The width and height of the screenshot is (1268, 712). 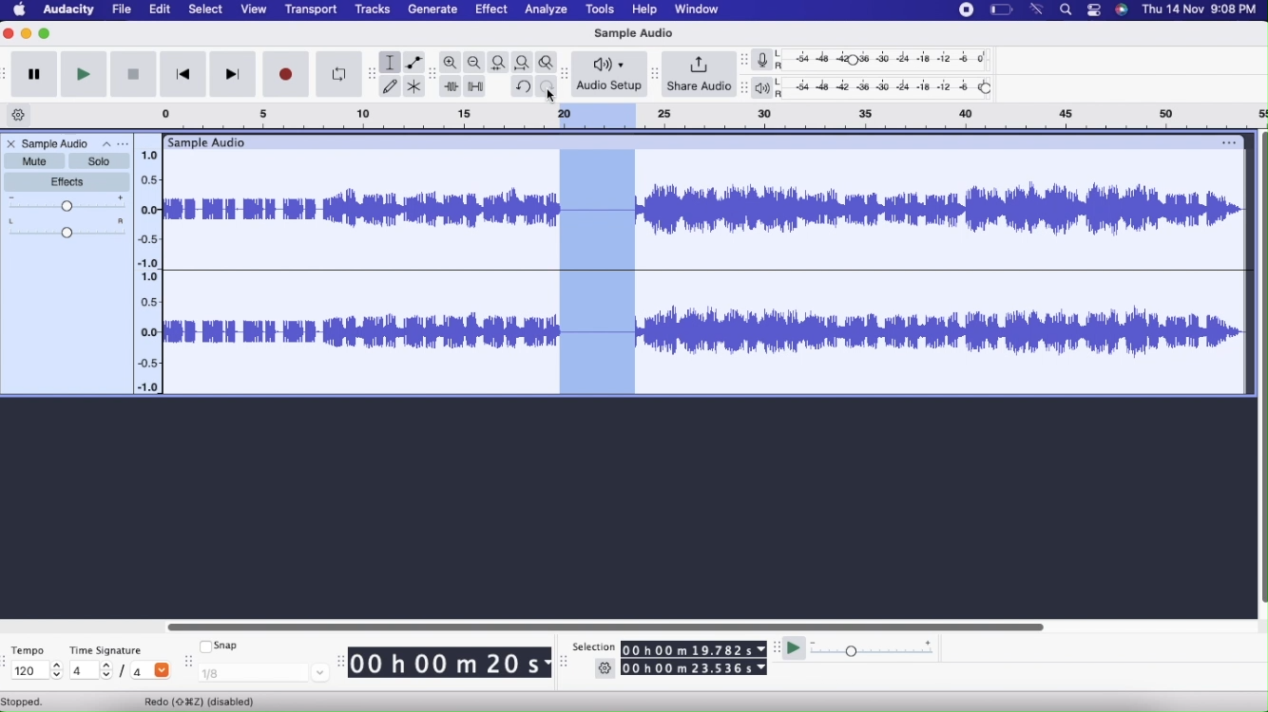 I want to click on Enable looping, so click(x=340, y=73).